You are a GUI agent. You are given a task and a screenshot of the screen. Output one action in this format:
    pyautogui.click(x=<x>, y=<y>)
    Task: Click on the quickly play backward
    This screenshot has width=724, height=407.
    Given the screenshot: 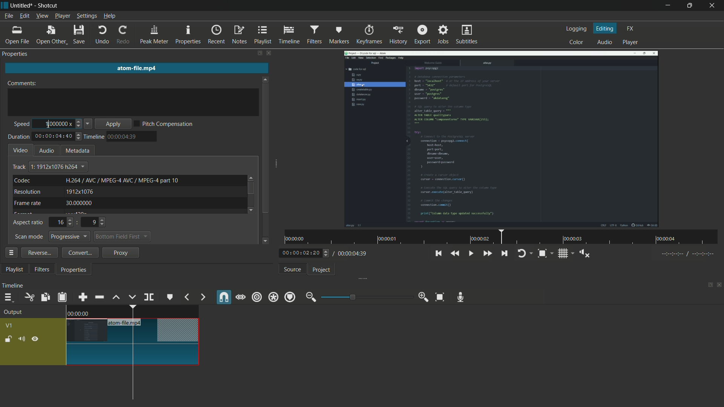 What is the action you would take?
    pyautogui.click(x=455, y=254)
    